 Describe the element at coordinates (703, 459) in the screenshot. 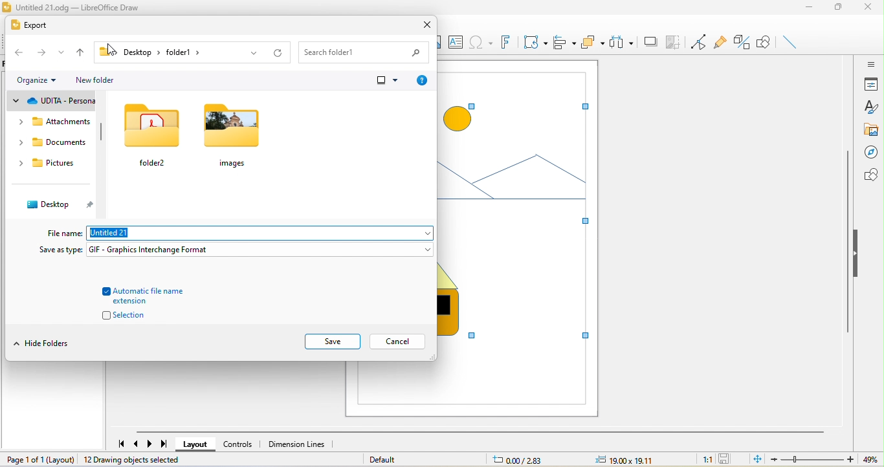

I see `1:1` at that location.